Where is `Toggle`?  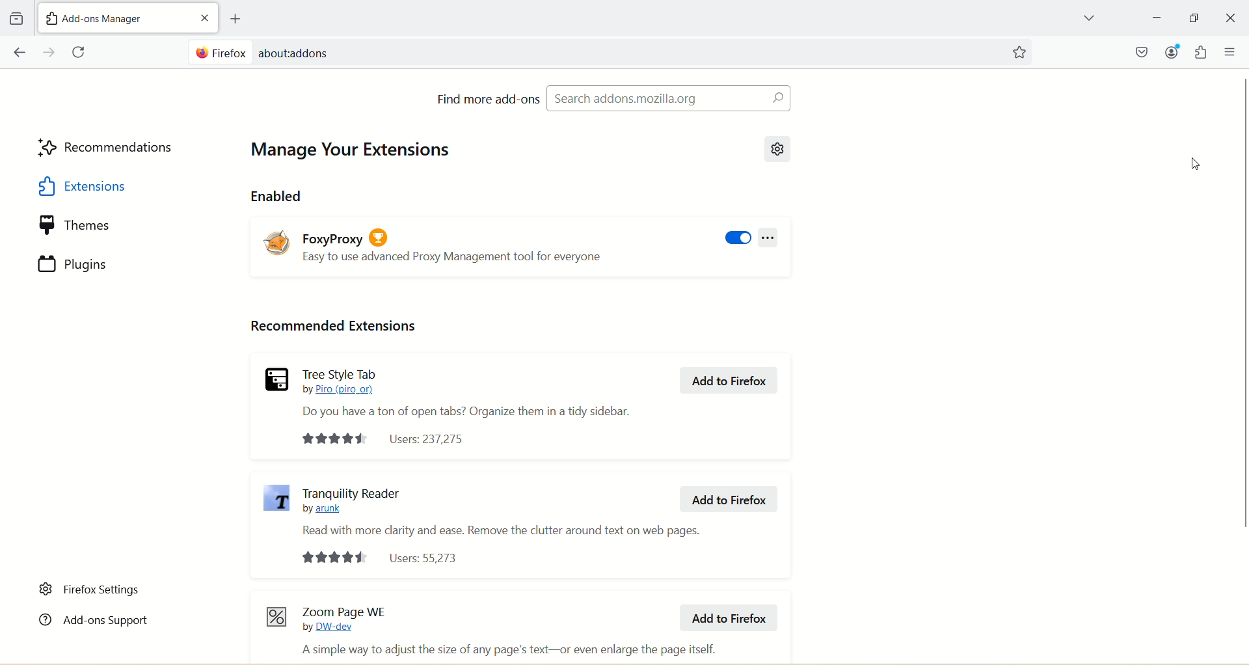
Toggle is located at coordinates (737, 239).